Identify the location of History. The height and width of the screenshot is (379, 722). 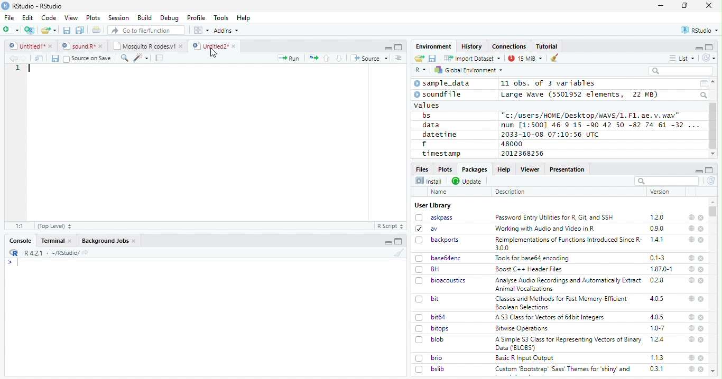
(472, 46).